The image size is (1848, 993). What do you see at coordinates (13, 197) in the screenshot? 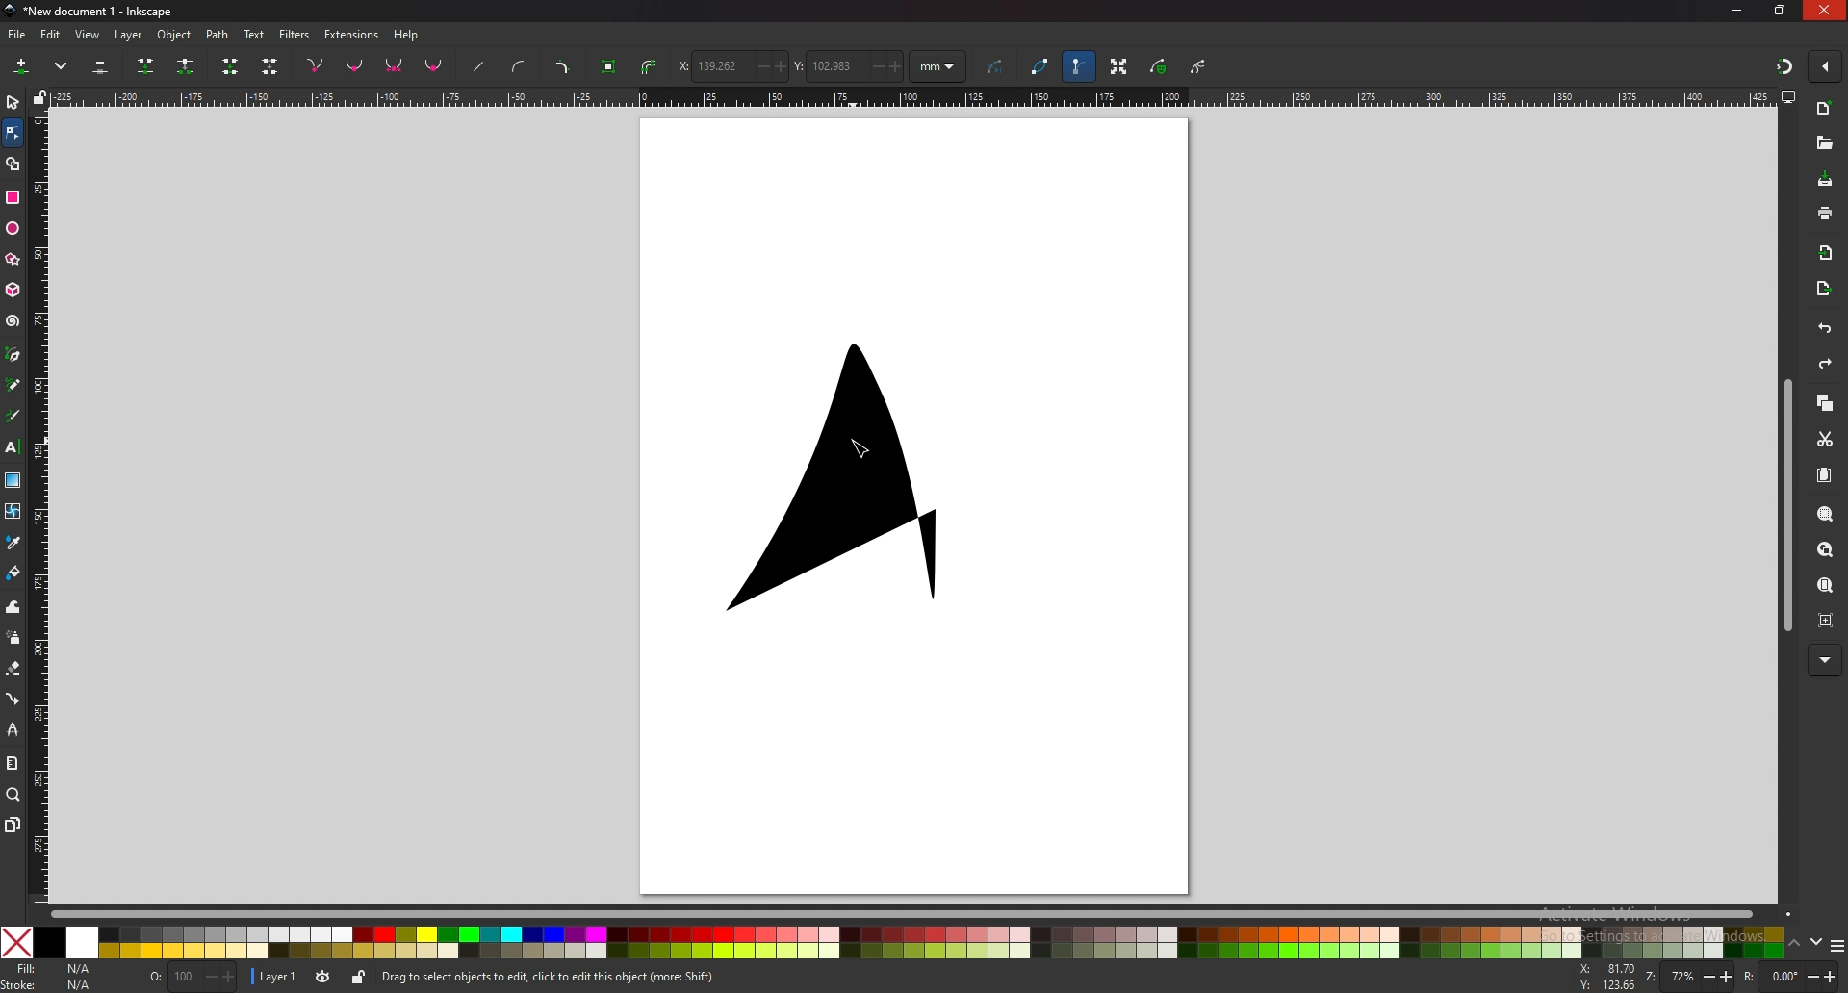
I see `rectangle` at bounding box center [13, 197].